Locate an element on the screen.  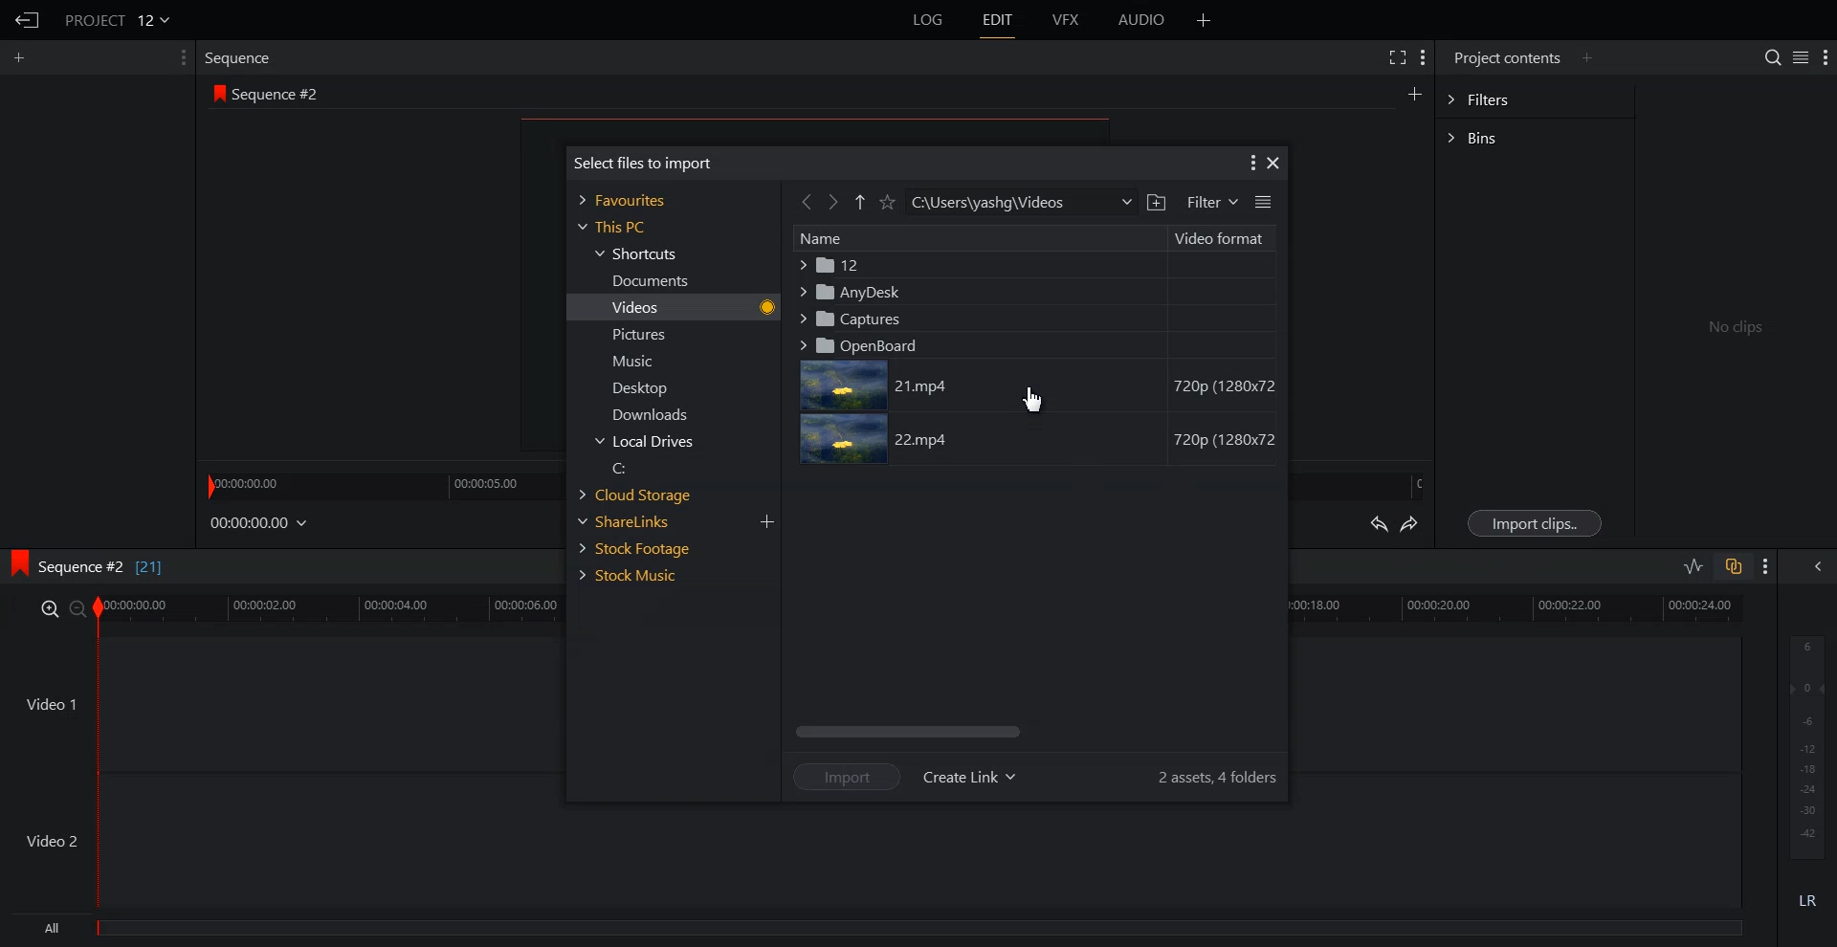
VFX is located at coordinates (1067, 20).